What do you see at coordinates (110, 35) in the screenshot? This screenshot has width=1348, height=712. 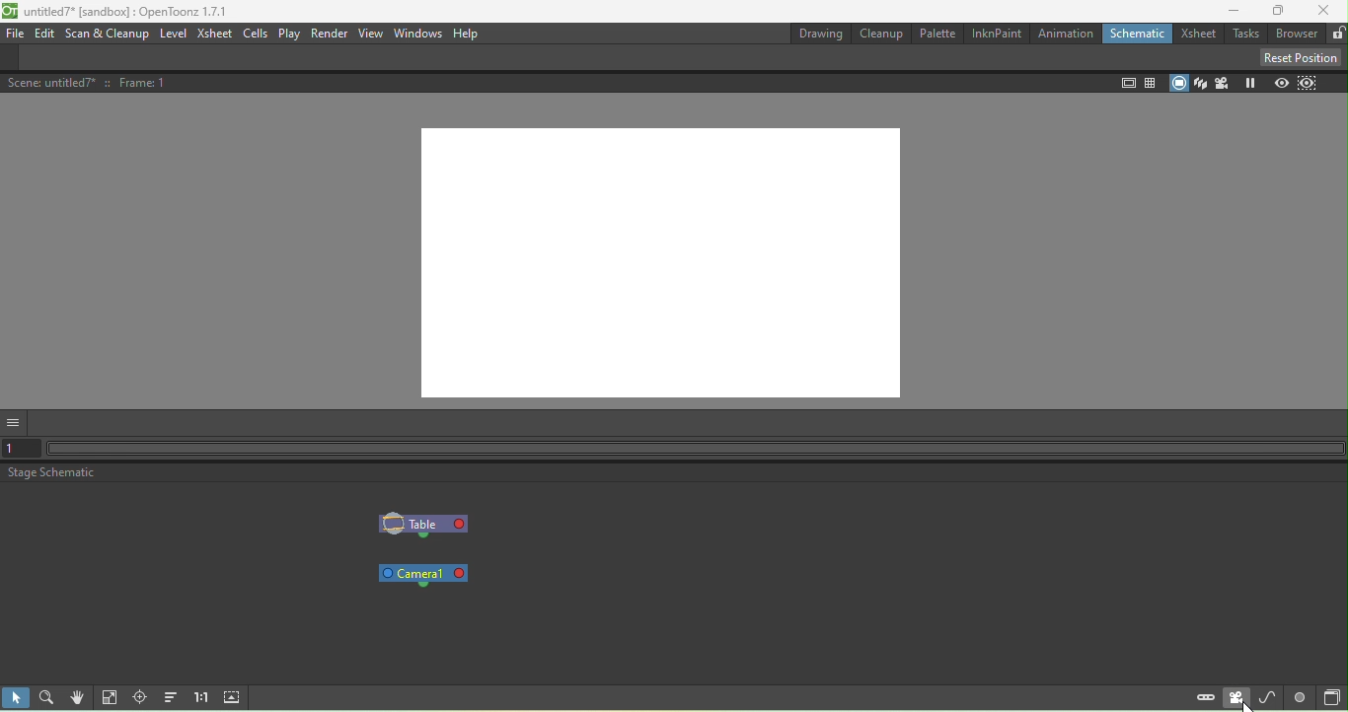 I see `Scan & Cleanup` at bounding box center [110, 35].